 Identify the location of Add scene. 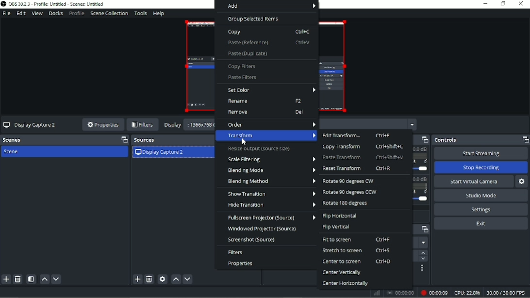
(6, 280).